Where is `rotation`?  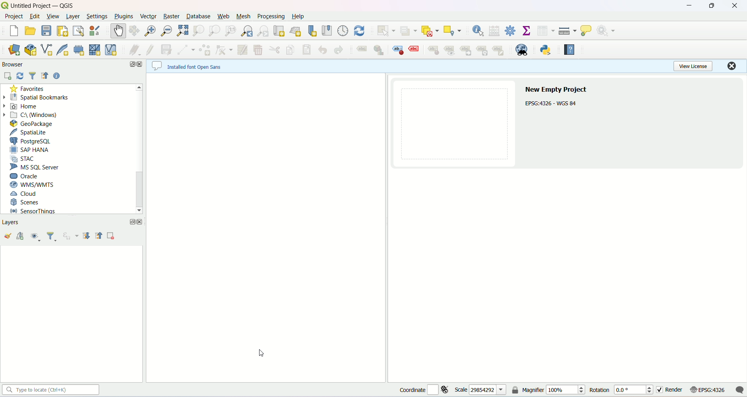
rotation is located at coordinates (599, 390).